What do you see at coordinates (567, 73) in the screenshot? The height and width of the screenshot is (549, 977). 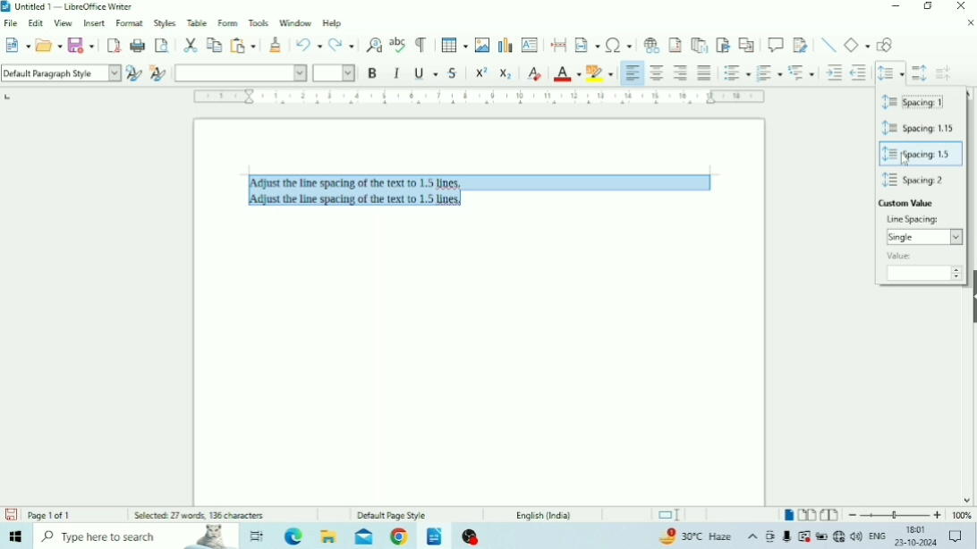 I see `Font Color` at bounding box center [567, 73].